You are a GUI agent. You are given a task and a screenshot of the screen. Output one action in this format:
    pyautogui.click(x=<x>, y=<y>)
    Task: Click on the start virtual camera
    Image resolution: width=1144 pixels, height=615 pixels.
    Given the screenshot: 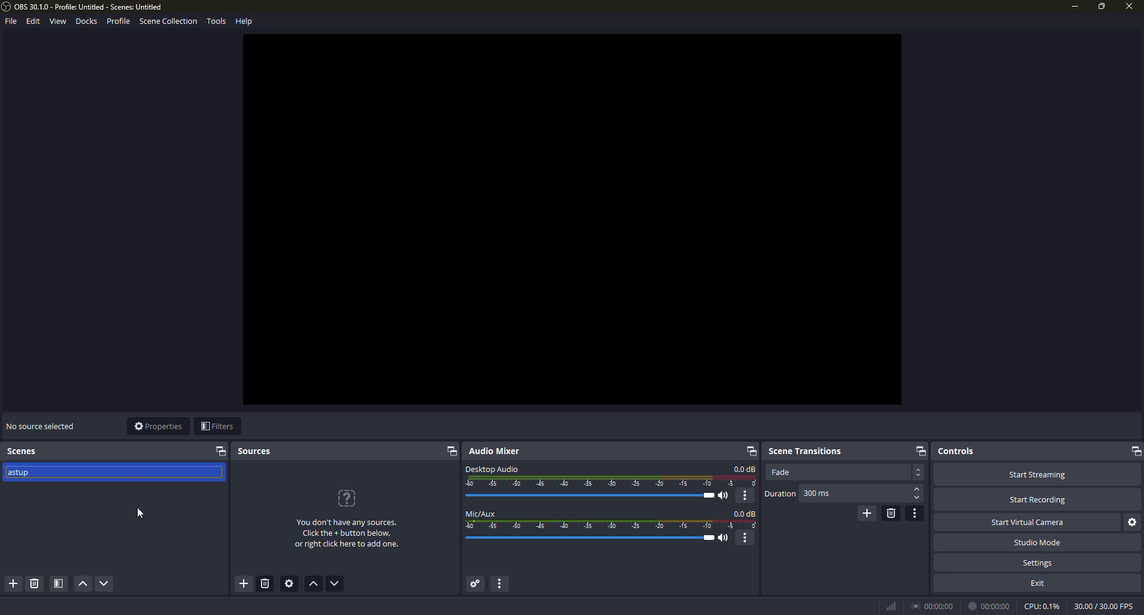 What is the action you would take?
    pyautogui.click(x=1030, y=521)
    